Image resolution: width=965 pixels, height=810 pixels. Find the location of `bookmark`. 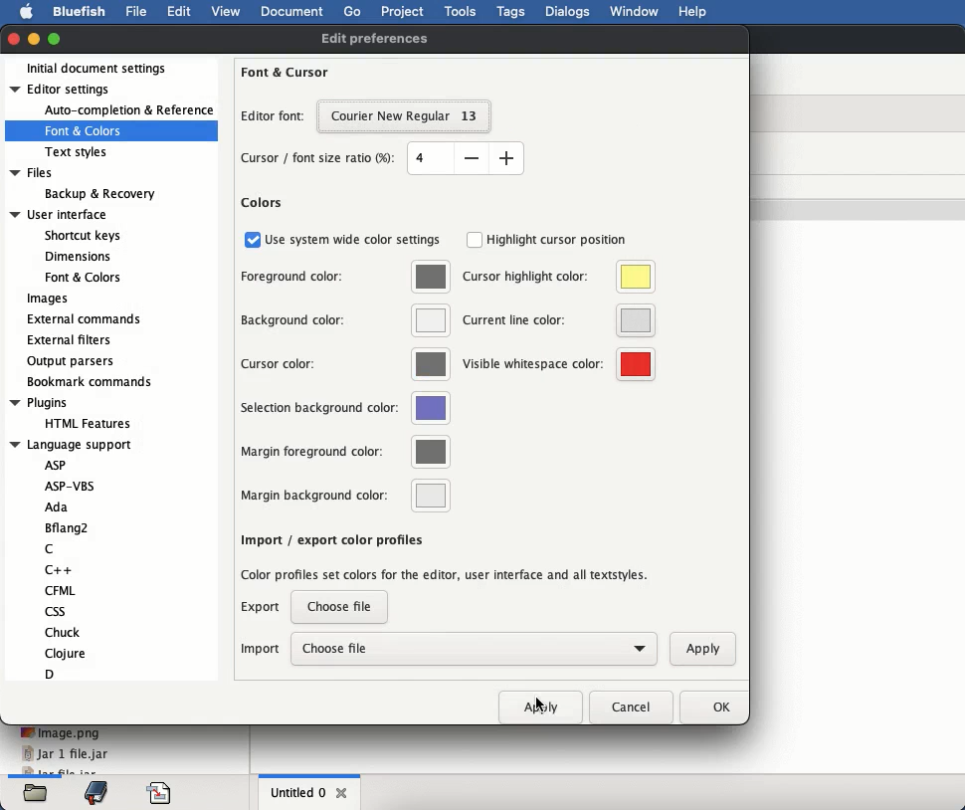

bookmark is located at coordinates (96, 792).